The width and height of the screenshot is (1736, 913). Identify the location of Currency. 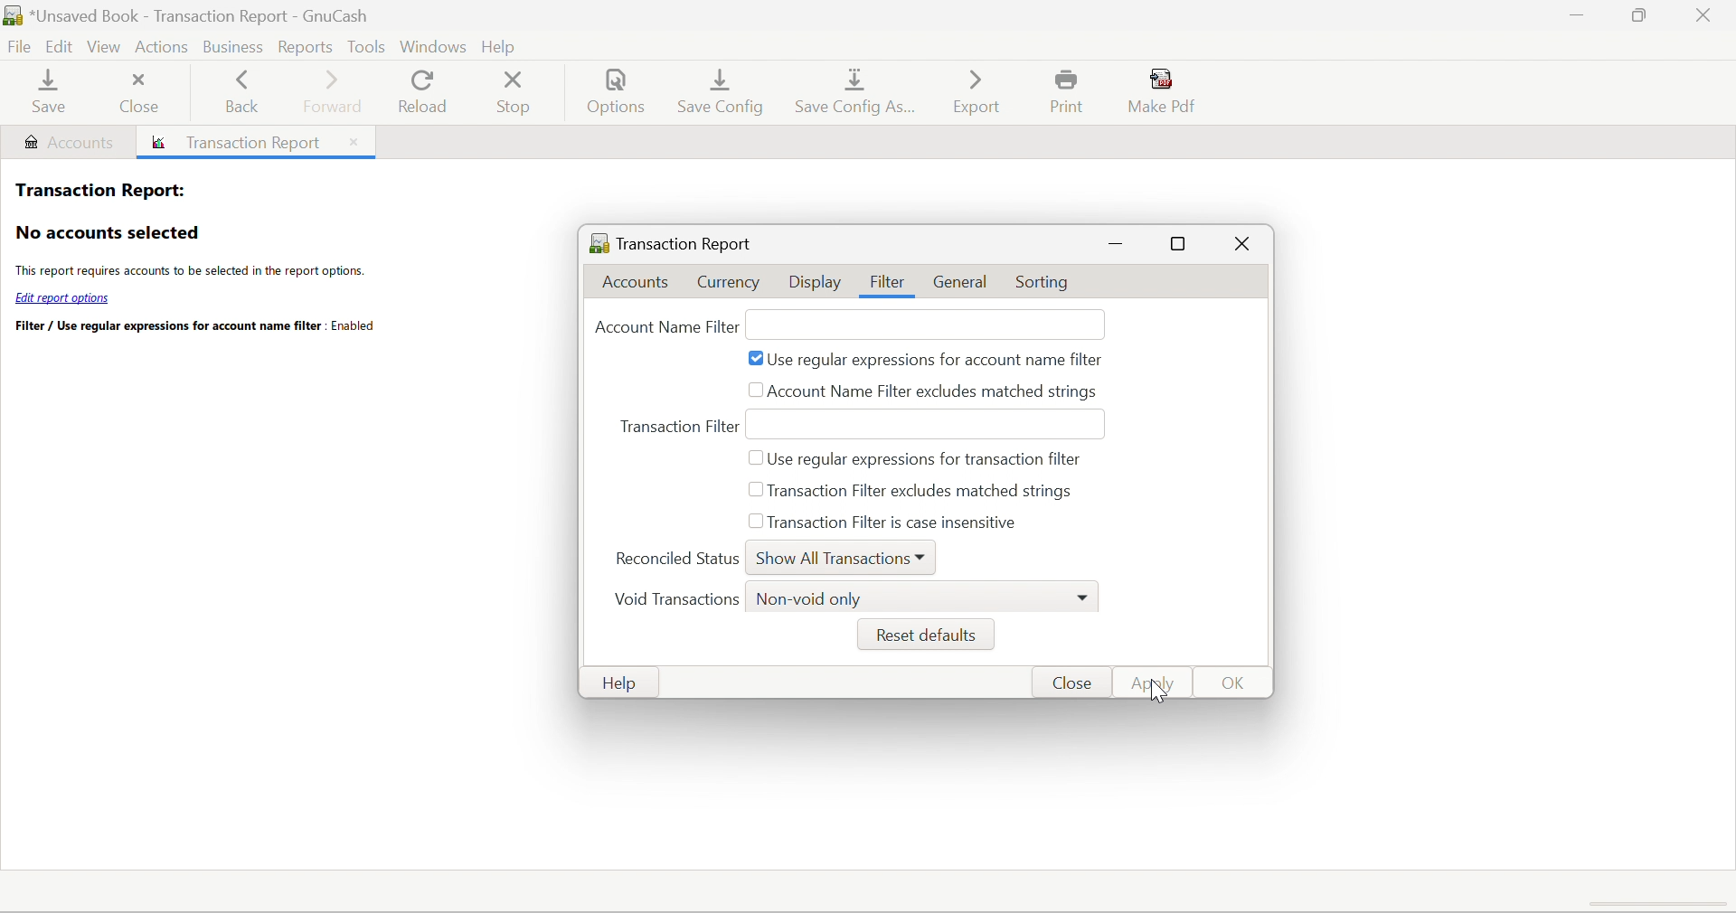
(731, 282).